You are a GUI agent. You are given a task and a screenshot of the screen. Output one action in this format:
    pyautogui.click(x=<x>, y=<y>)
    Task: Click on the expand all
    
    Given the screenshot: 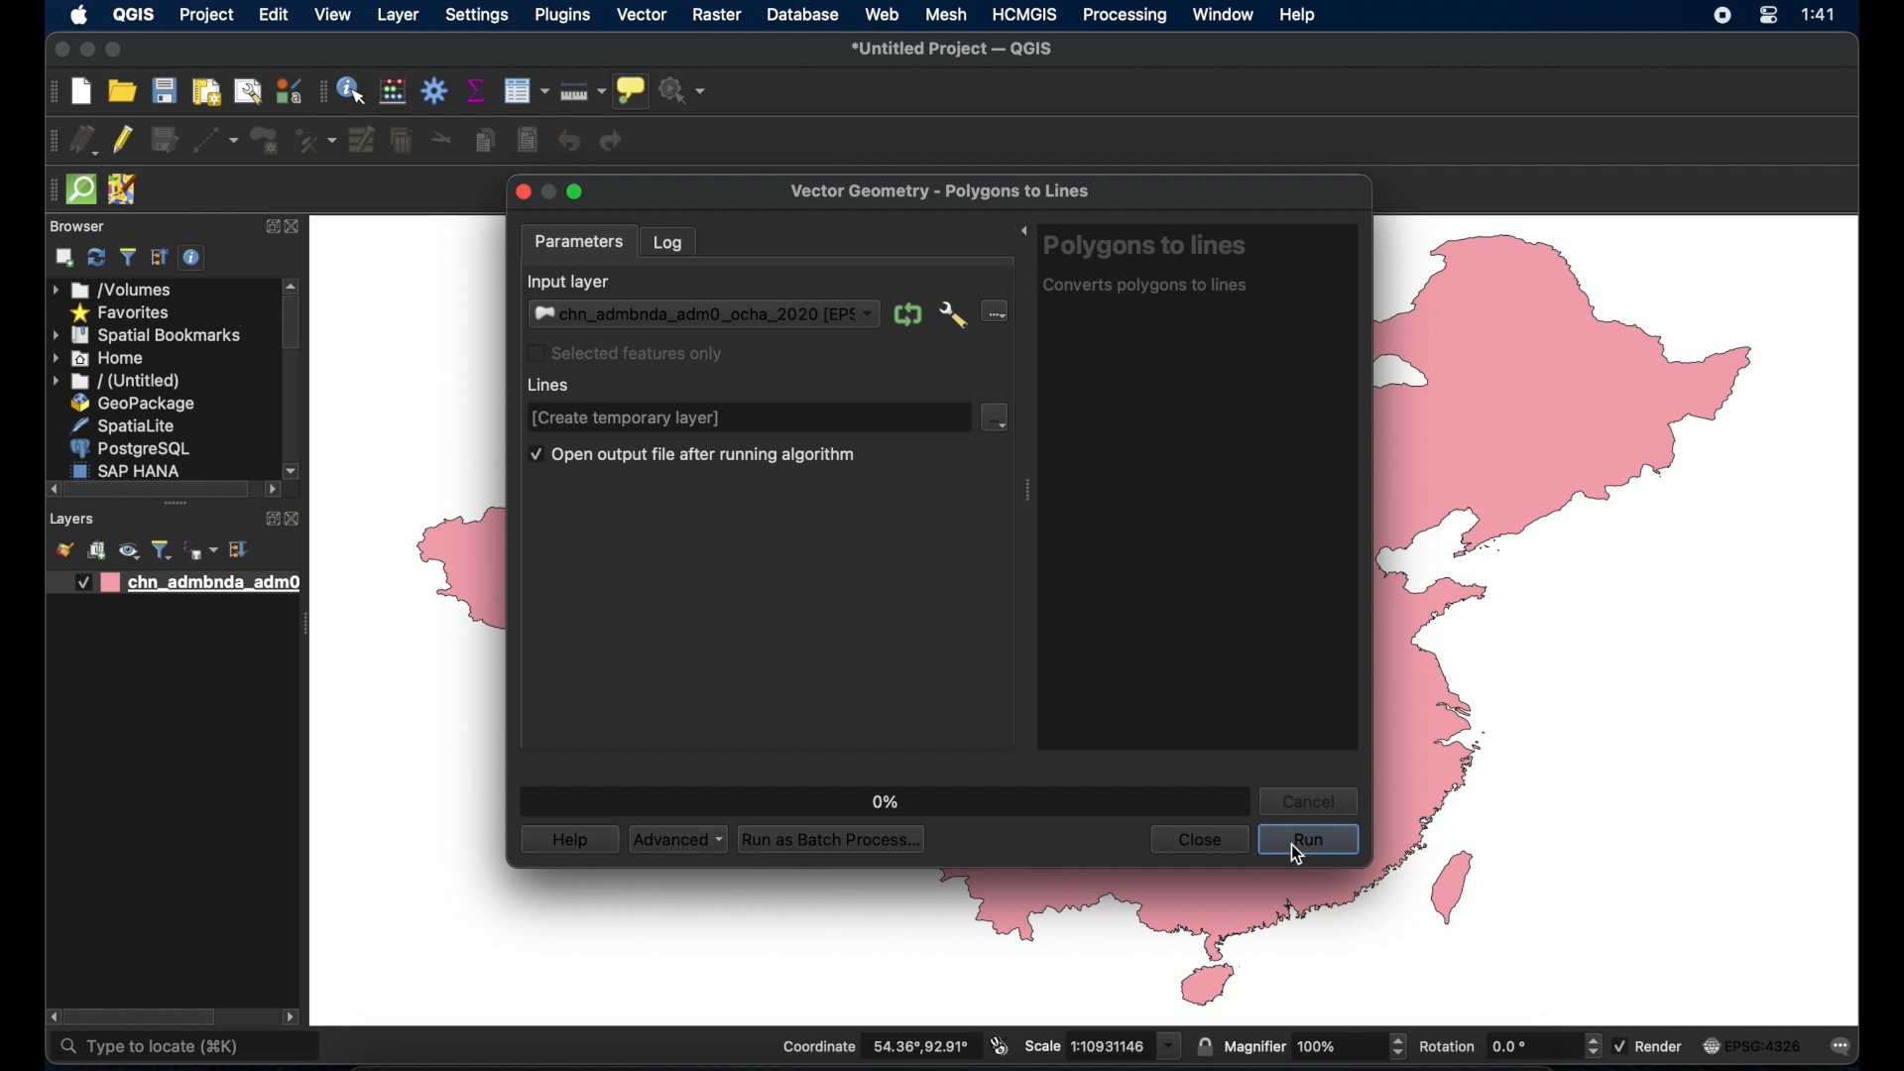 What is the action you would take?
    pyautogui.click(x=160, y=258)
    